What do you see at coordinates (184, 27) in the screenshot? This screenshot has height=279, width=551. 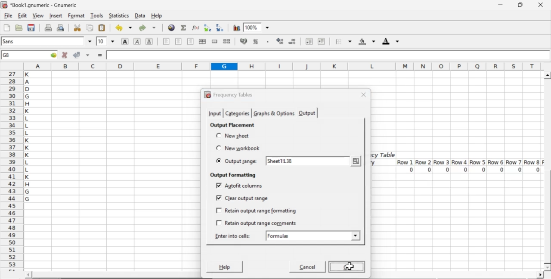 I see `sum in current cell` at bounding box center [184, 27].